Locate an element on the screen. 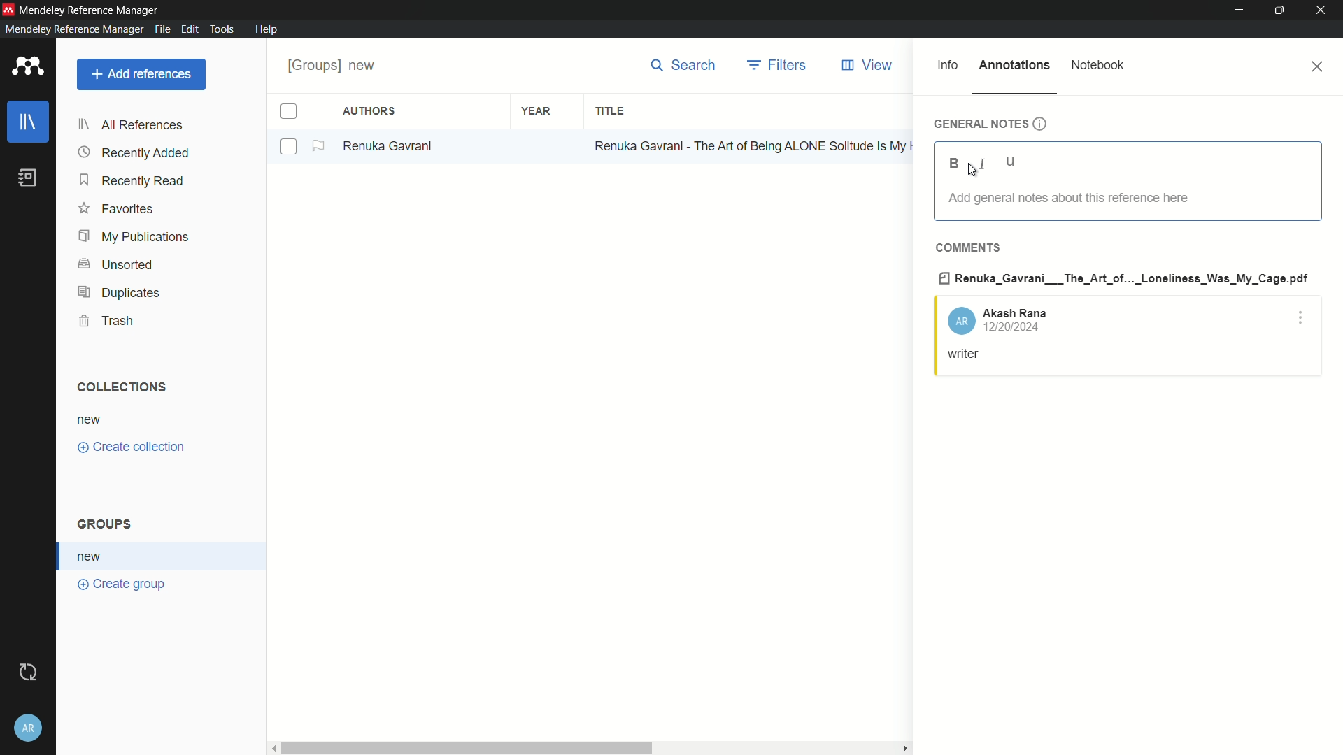 The width and height of the screenshot is (1343, 755). groups new is located at coordinates (336, 65).